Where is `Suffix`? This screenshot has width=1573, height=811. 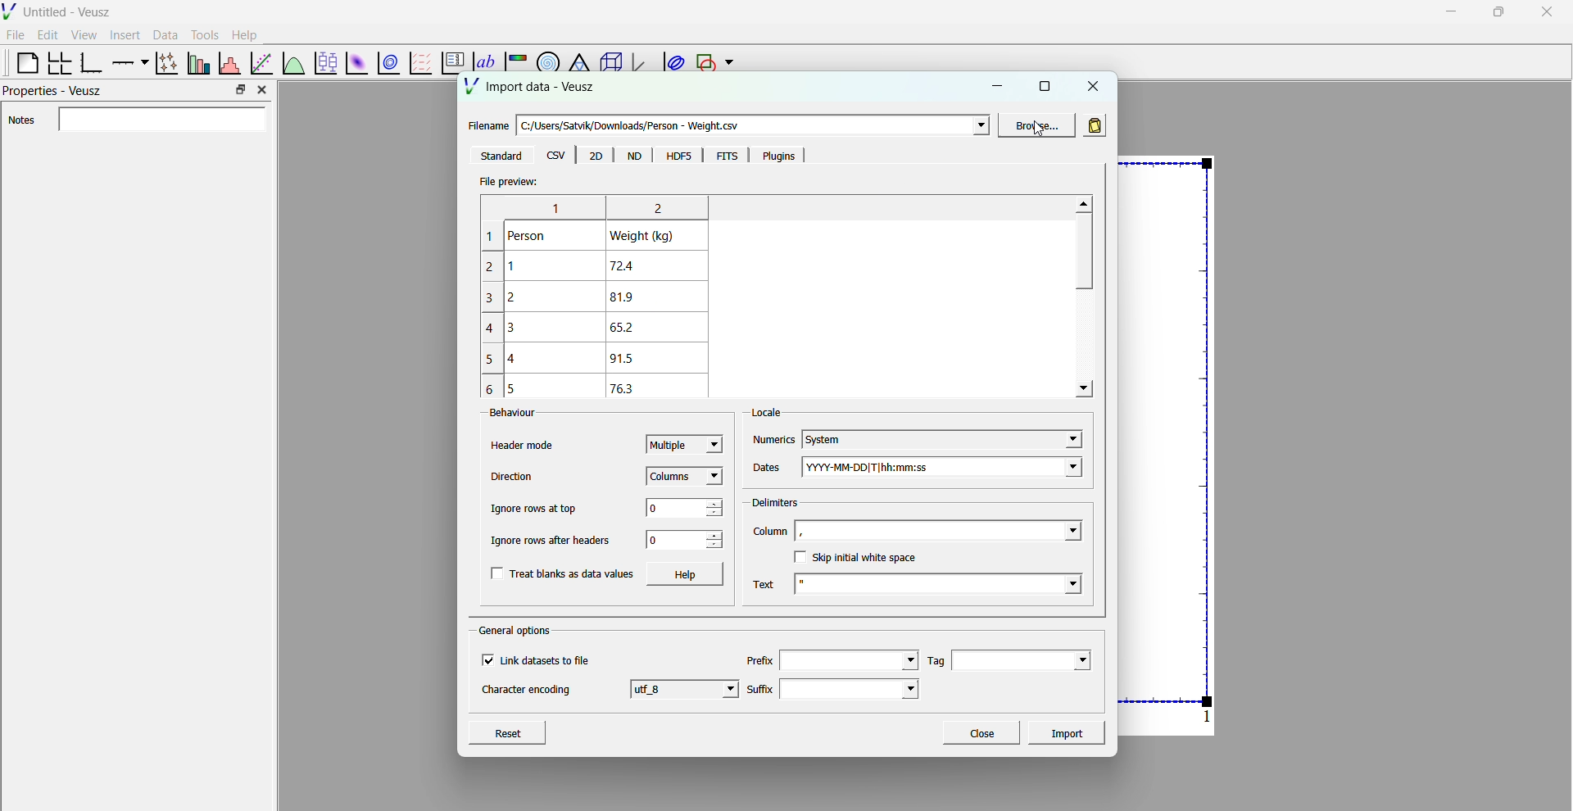
Suffix is located at coordinates (759, 685).